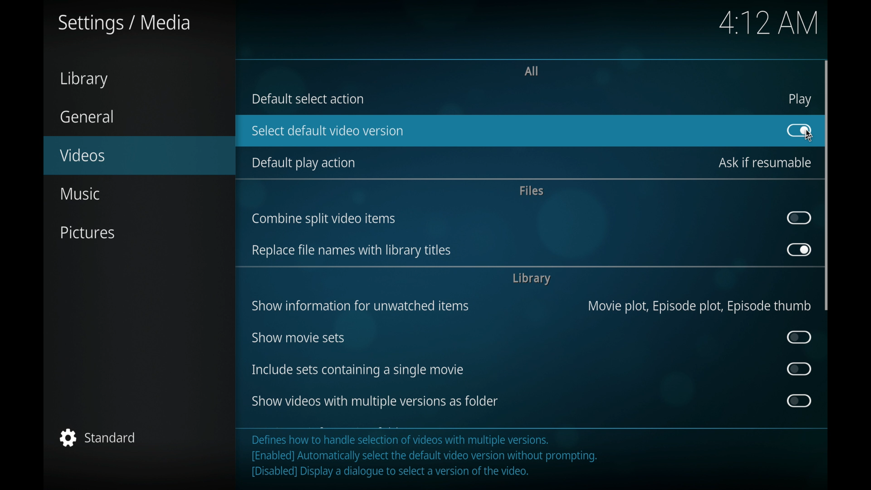 This screenshot has width=871, height=490. Describe the element at coordinates (800, 100) in the screenshot. I see `play` at that location.